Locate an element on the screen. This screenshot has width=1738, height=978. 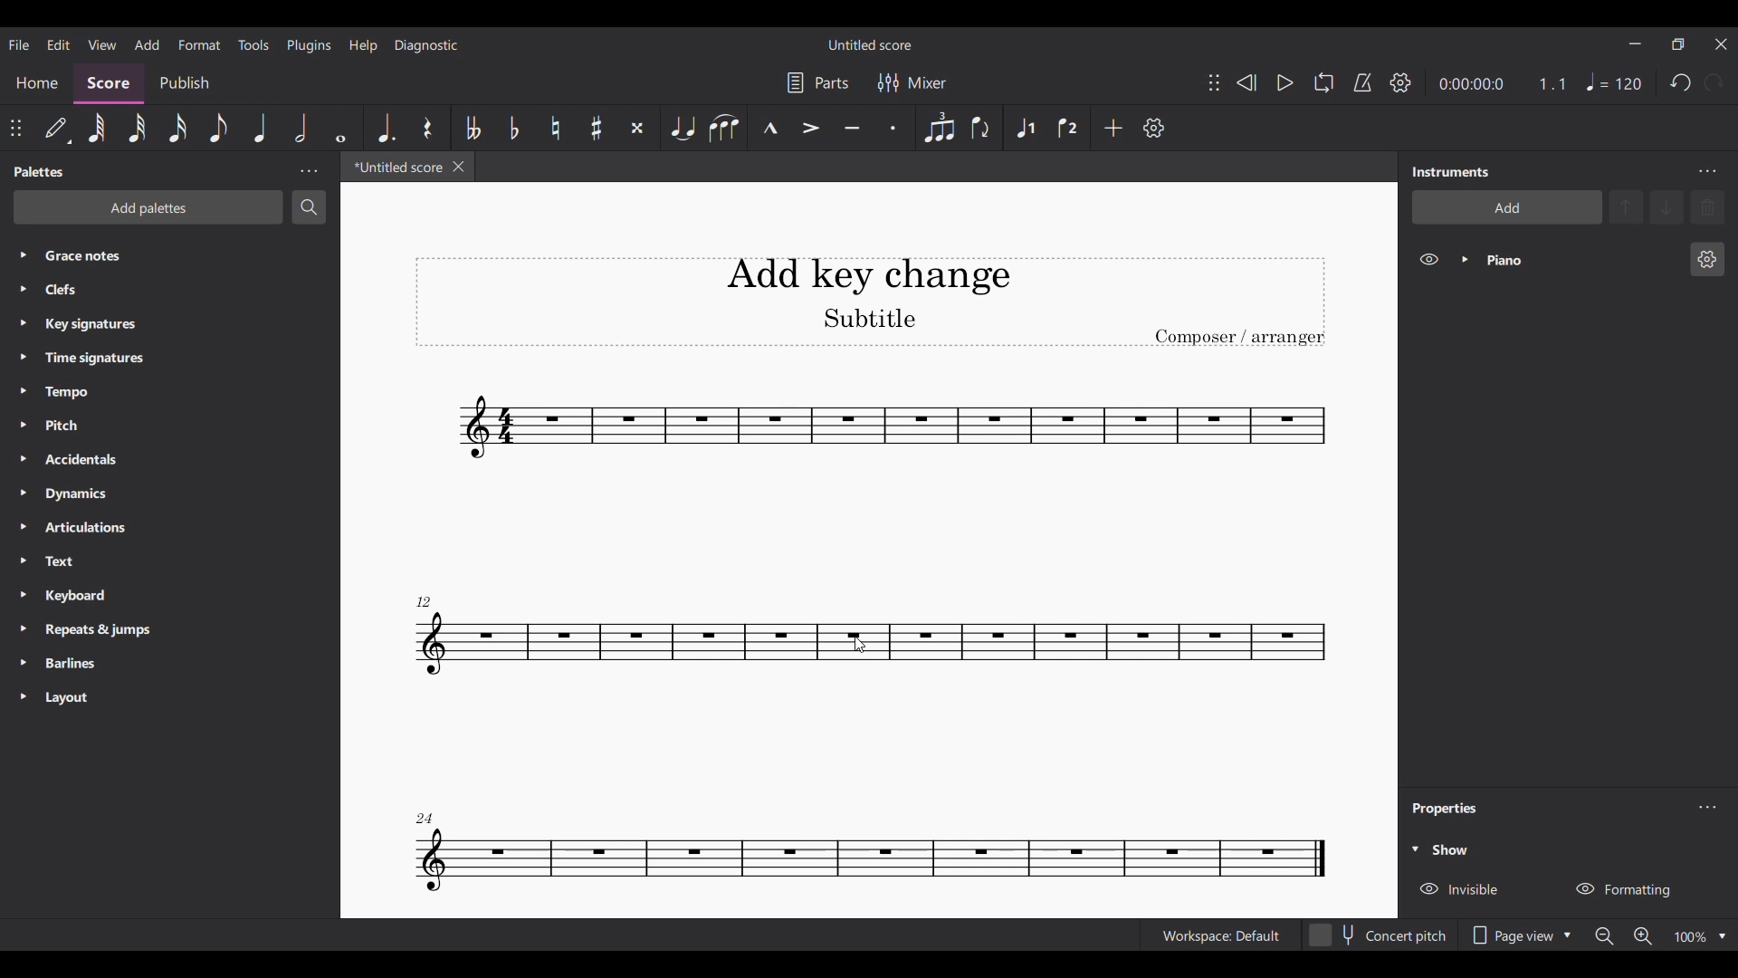
Eighth note is located at coordinates (218, 129).